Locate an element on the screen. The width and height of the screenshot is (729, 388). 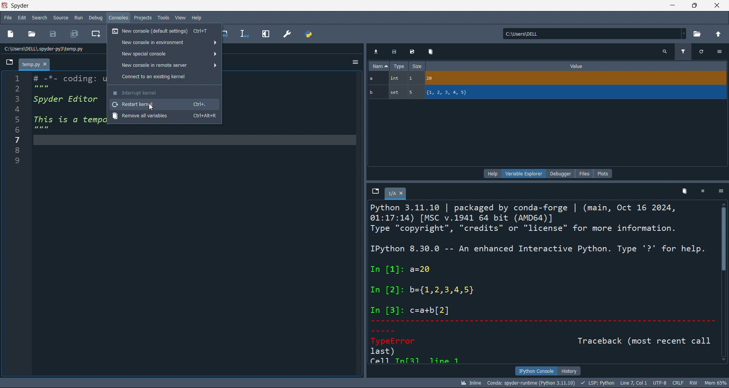
Run is located at coordinates (79, 18).